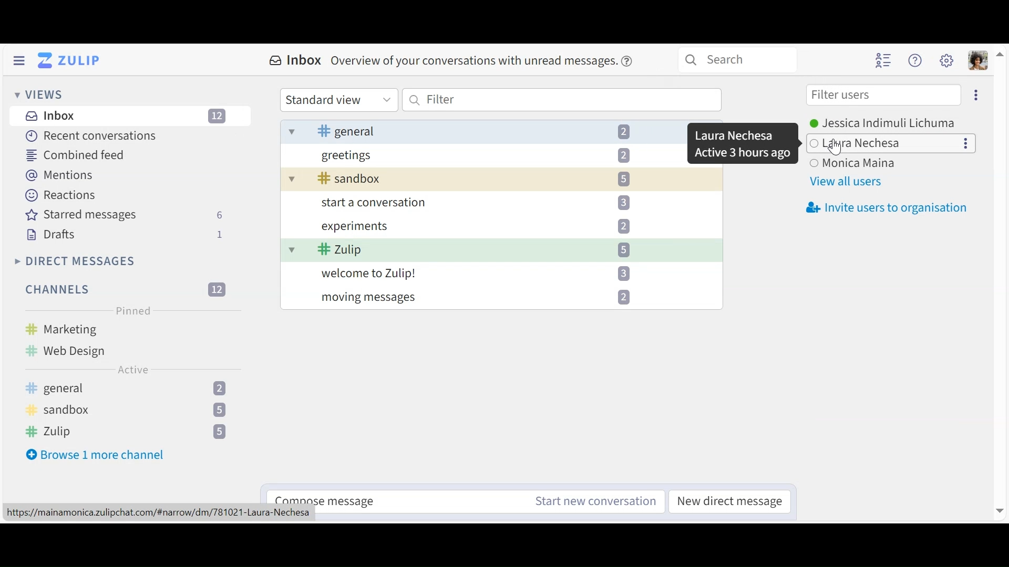 This screenshot has height=567, width=1009. What do you see at coordinates (478, 274) in the screenshot?
I see `welcome to Zulip!` at bounding box center [478, 274].